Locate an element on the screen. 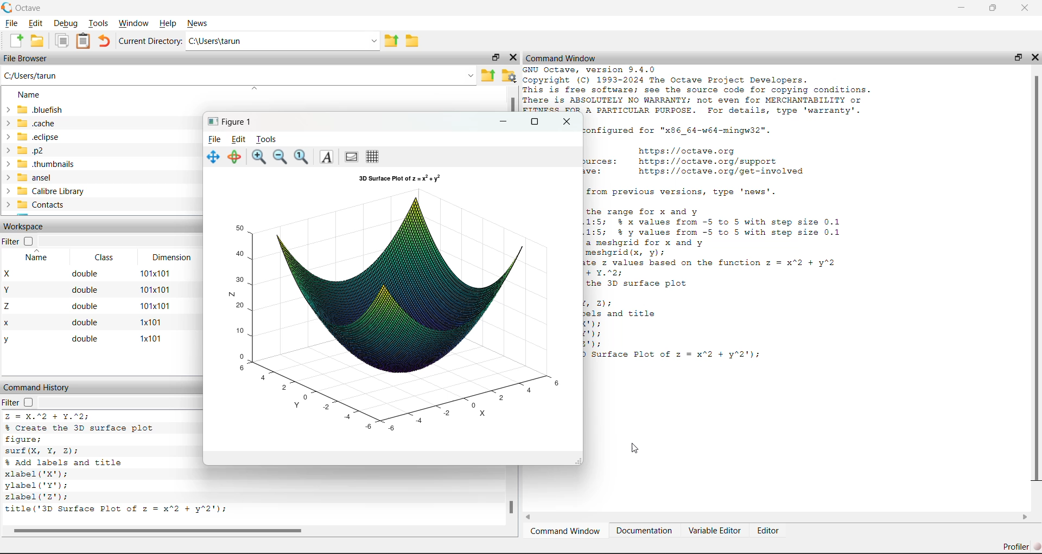  Calibre Library is located at coordinates (43, 191).